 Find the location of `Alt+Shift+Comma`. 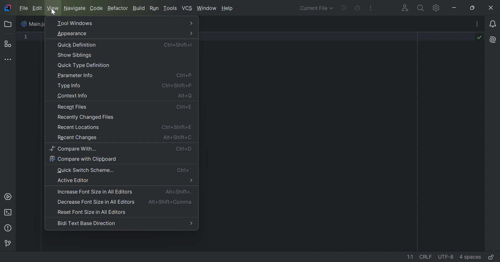

Alt+Shift+Comma is located at coordinates (171, 202).